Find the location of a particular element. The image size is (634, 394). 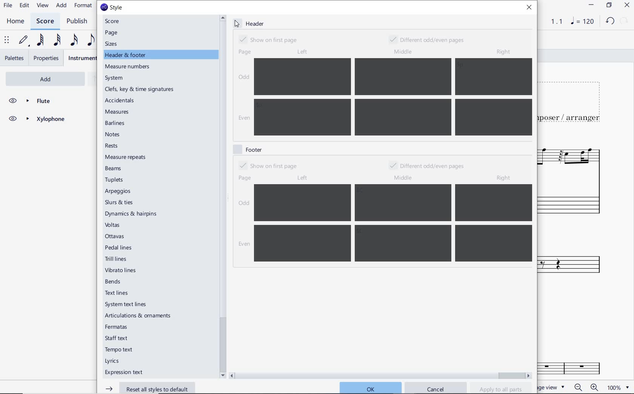

right is located at coordinates (505, 178).